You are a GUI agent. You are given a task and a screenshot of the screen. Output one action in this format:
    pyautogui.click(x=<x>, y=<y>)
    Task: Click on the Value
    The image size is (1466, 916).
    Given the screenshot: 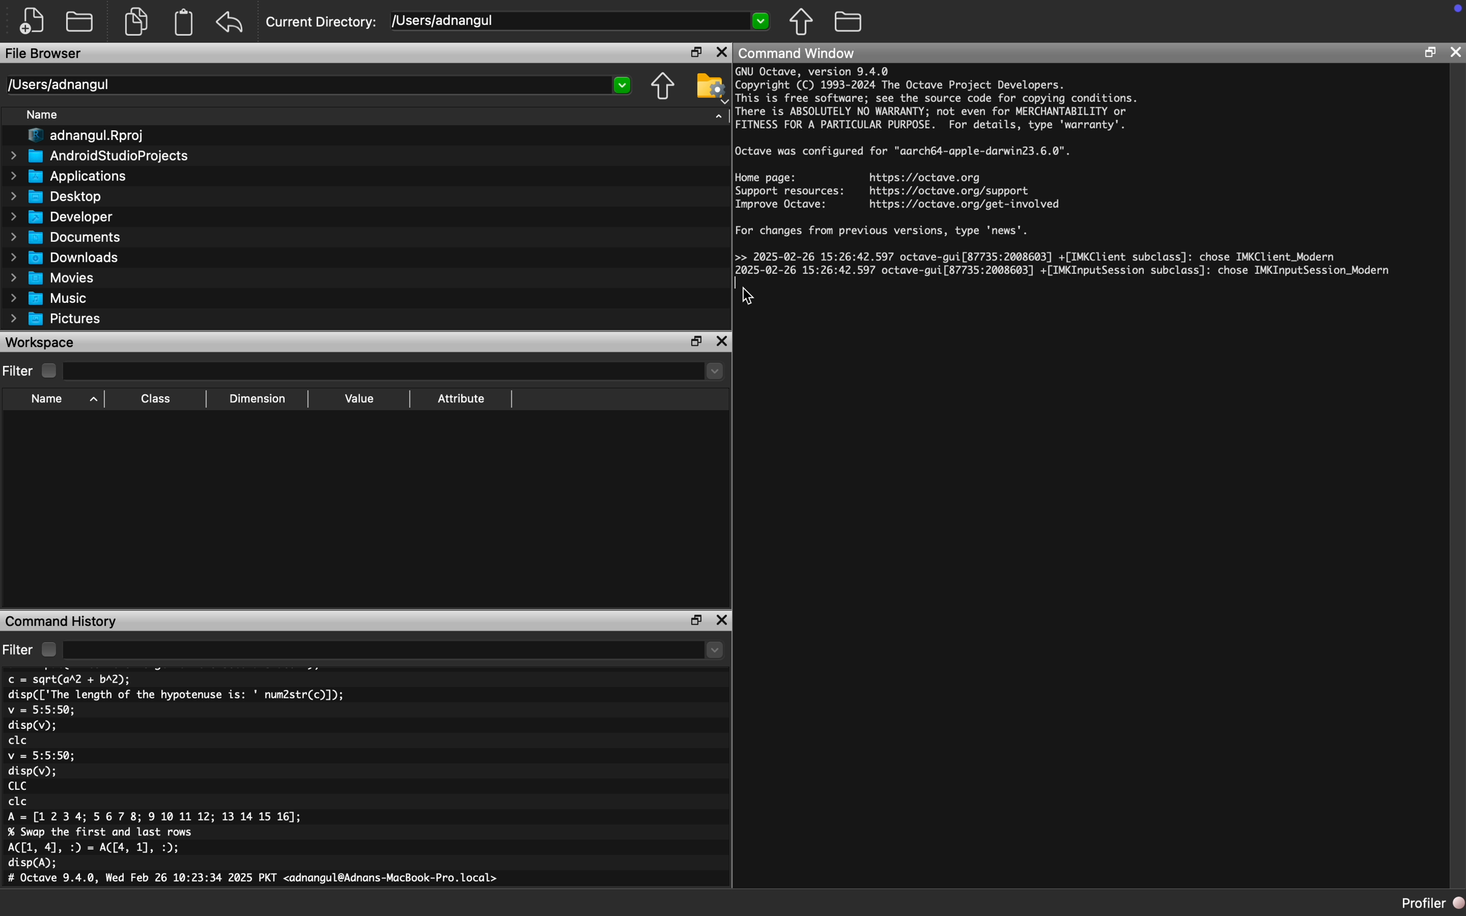 What is the action you would take?
    pyautogui.click(x=358, y=399)
    